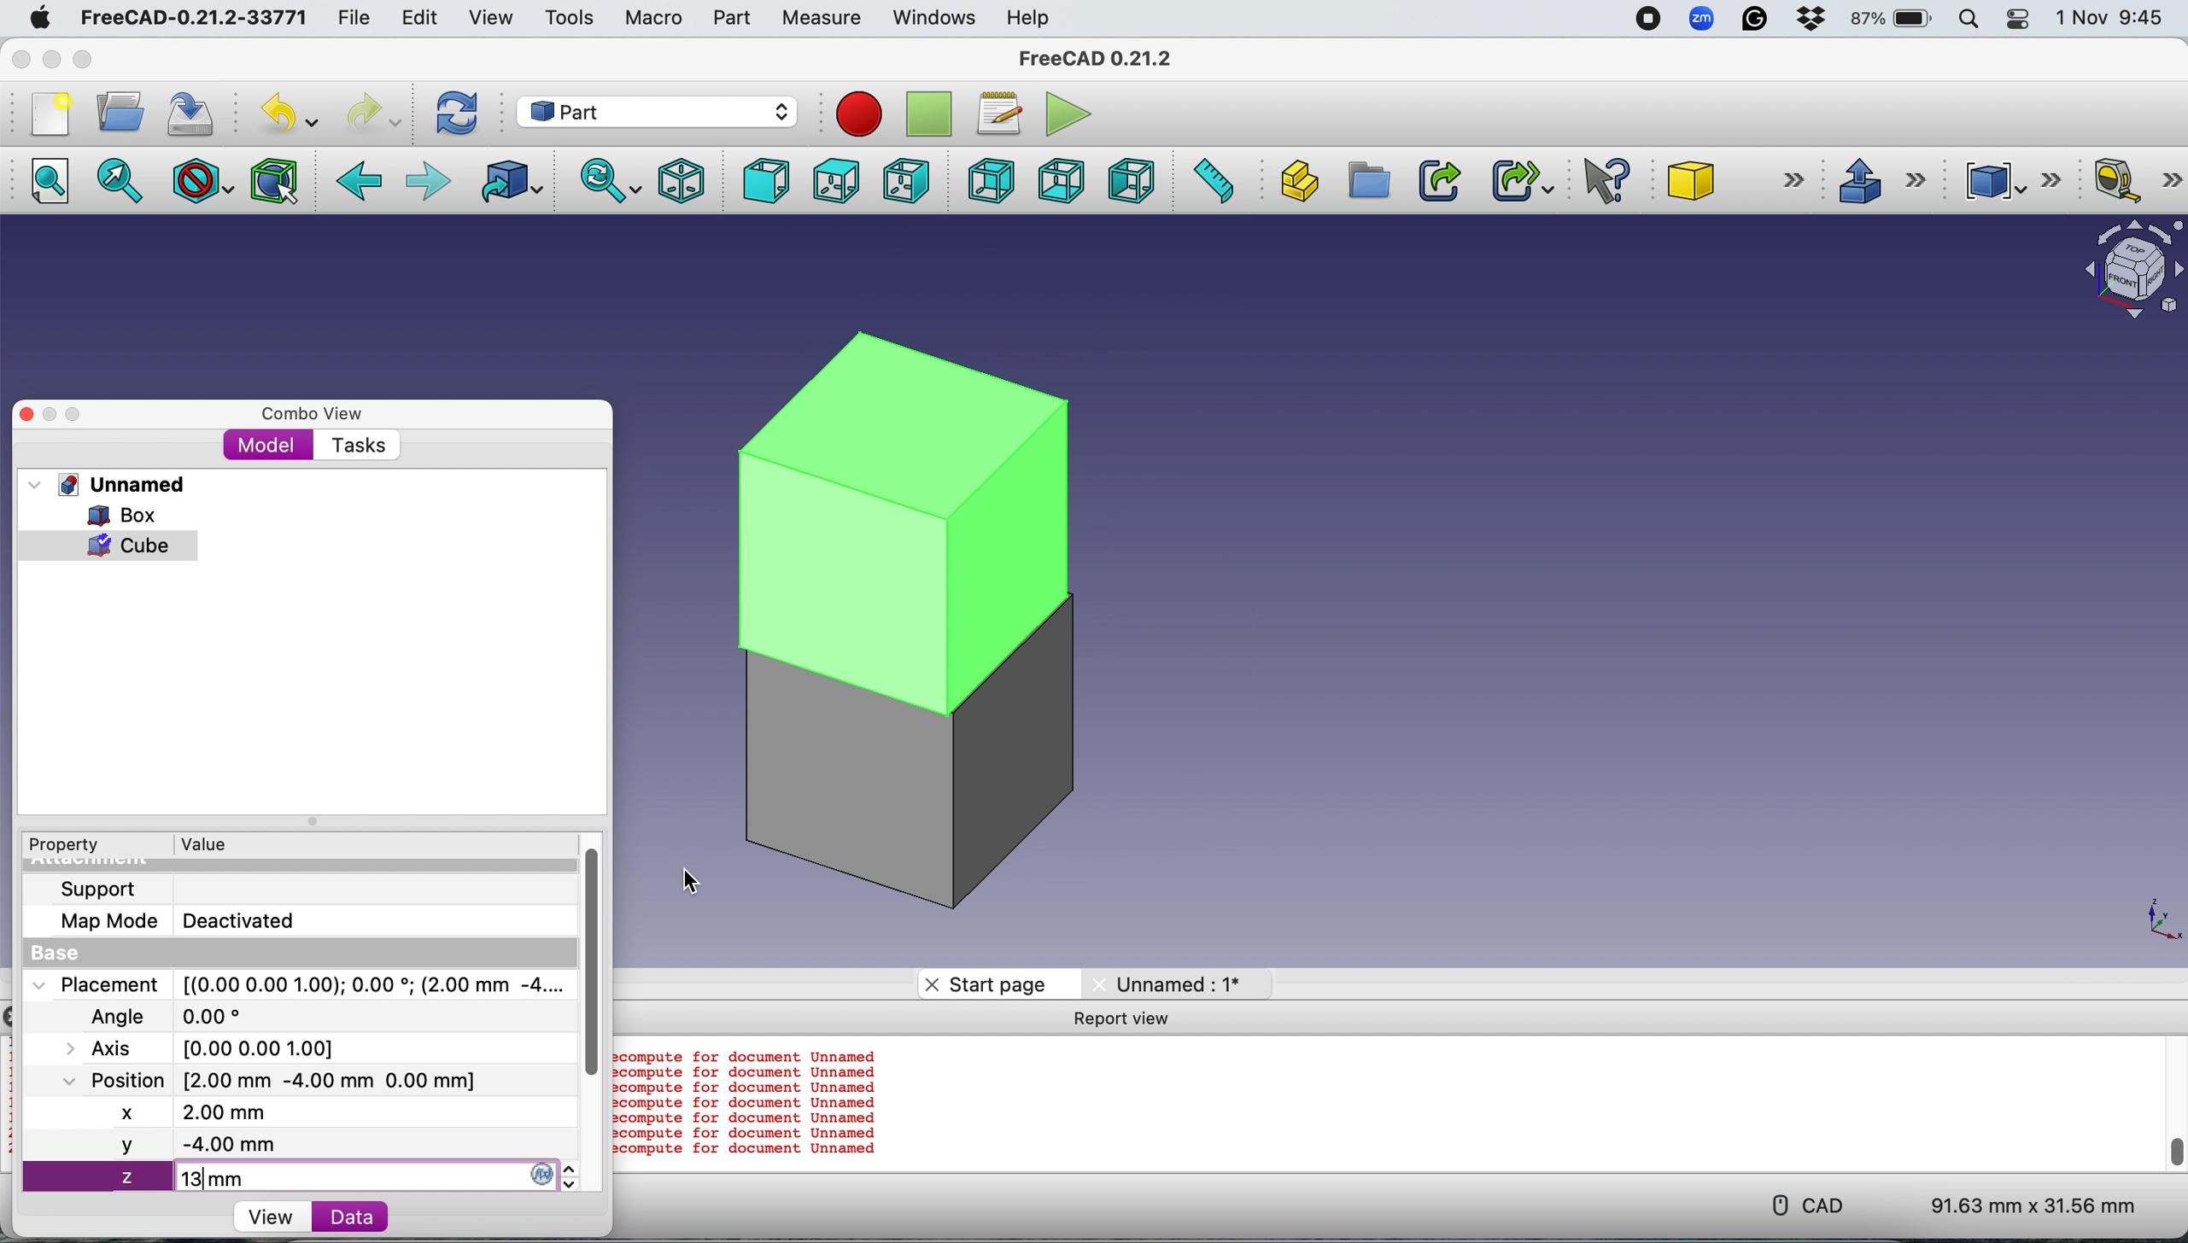 This screenshot has width=2188, height=1243. Describe the element at coordinates (1029, 17) in the screenshot. I see `Help` at that location.